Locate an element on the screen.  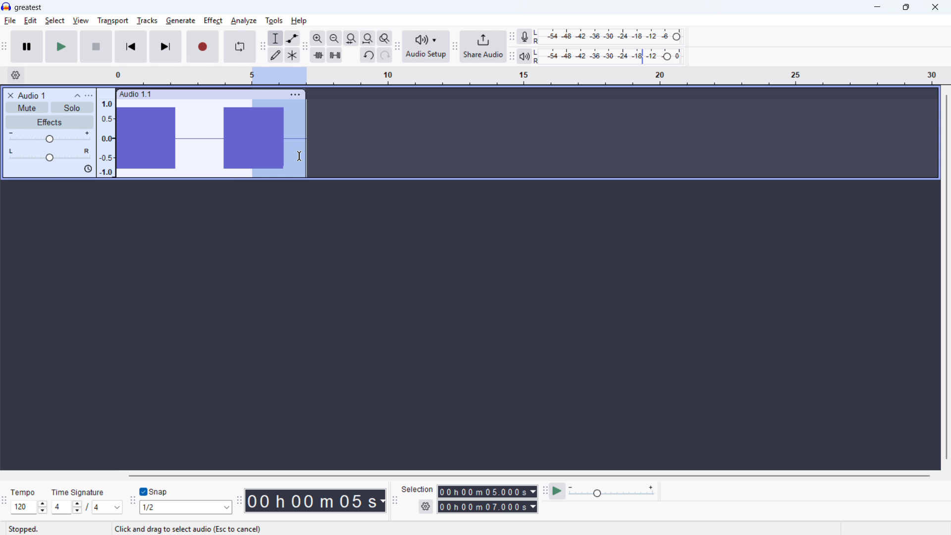
Playback metre  is located at coordinates (524, 56).